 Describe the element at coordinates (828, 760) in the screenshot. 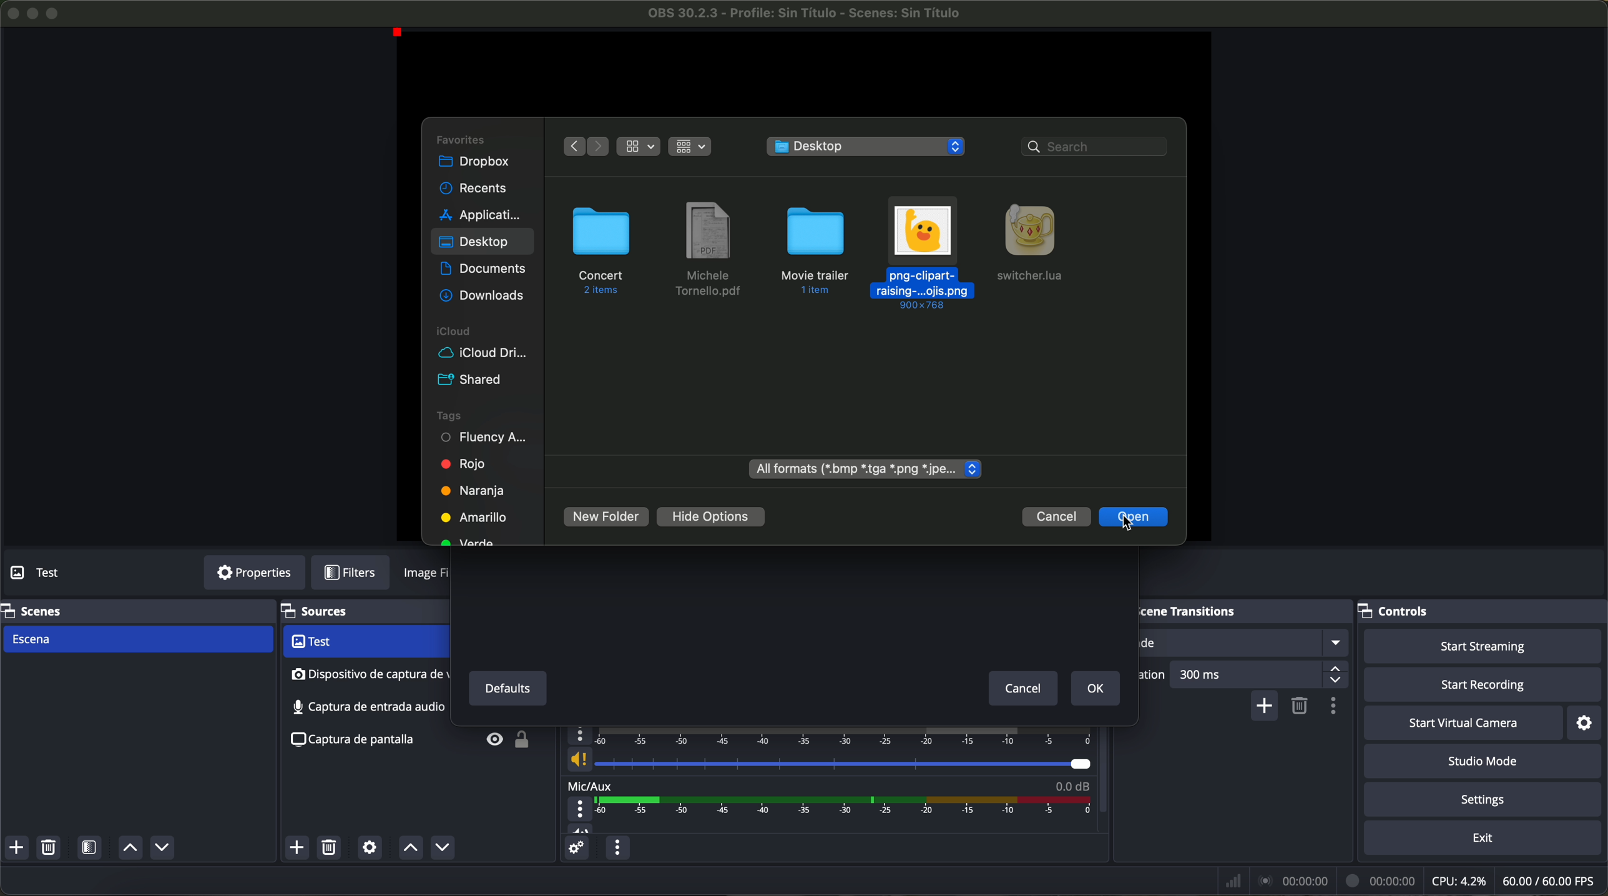

I see `vol` at that location.